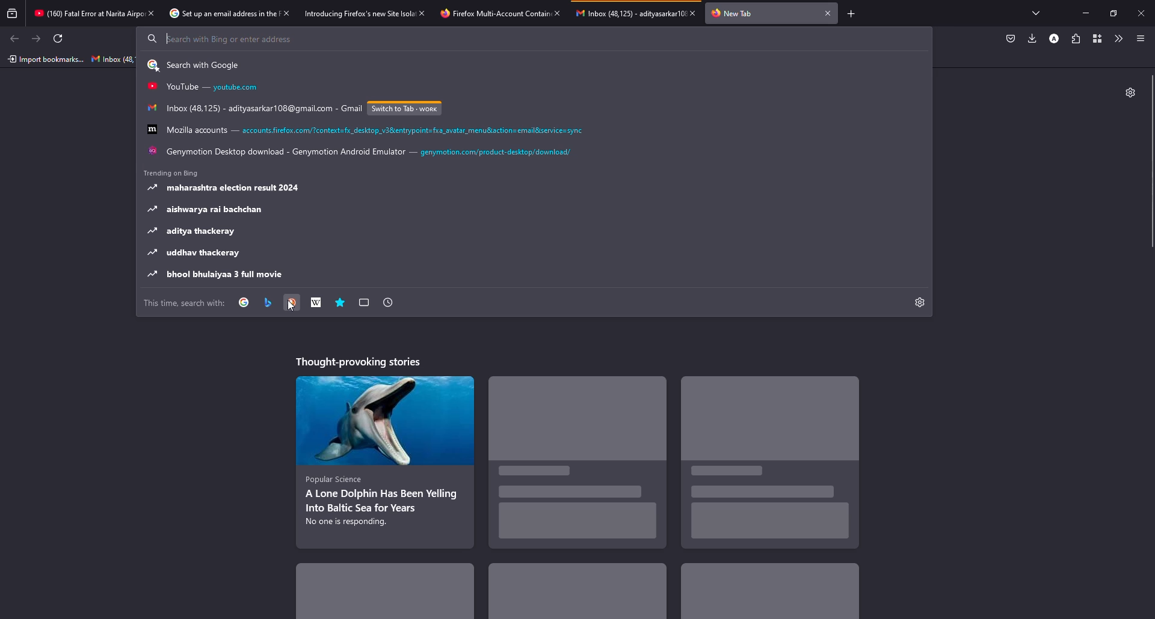 The width and height of the screenshot is (1155, 619). I want to click on refresh, so click(57, 38).